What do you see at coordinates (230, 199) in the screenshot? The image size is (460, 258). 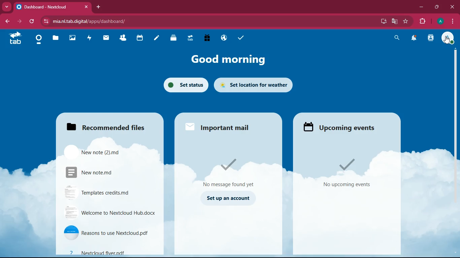 I see `set up an account` at bounding box center [230, 199].